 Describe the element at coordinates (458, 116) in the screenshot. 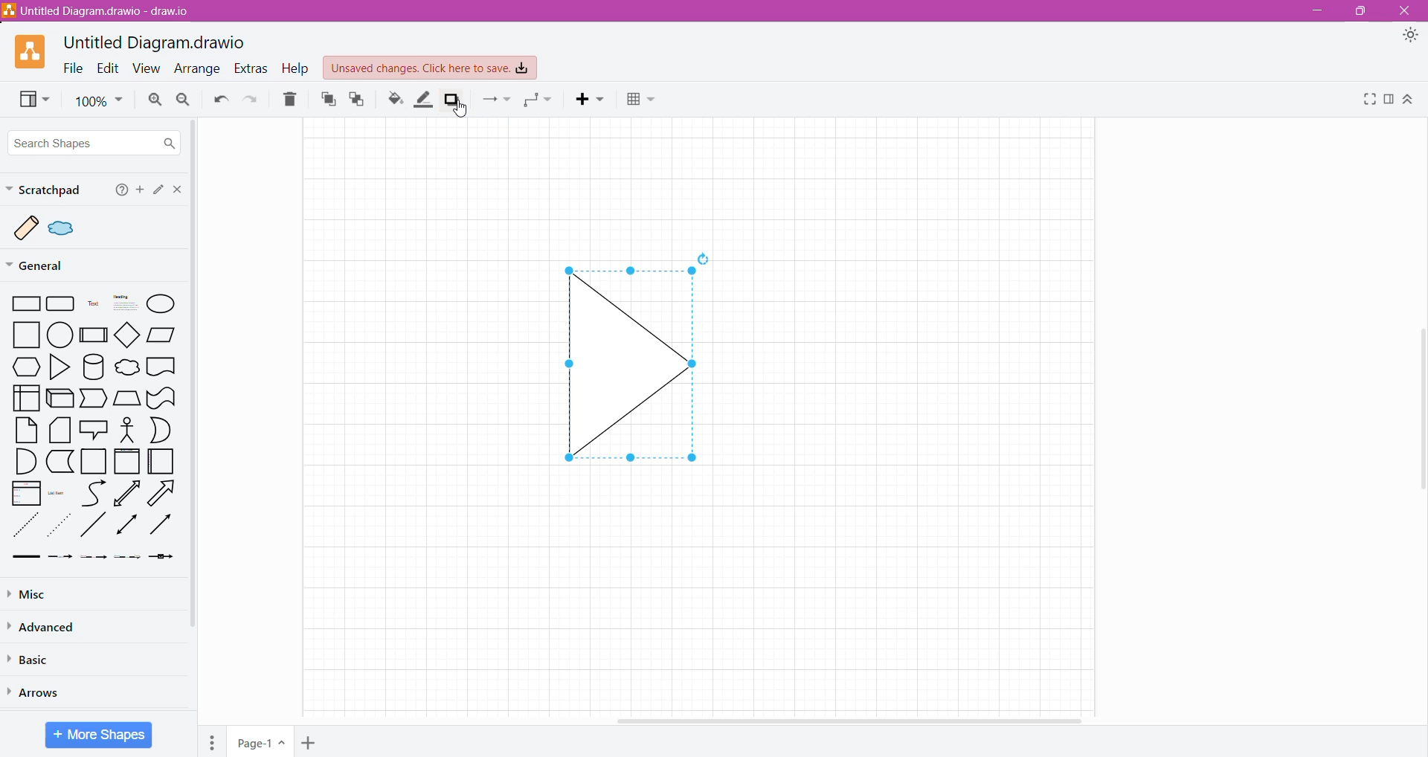

I see `Cursor on shadow` at that location.